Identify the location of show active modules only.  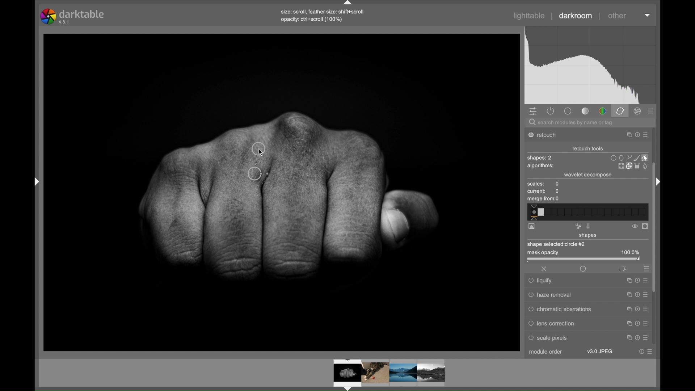
(551, 111).